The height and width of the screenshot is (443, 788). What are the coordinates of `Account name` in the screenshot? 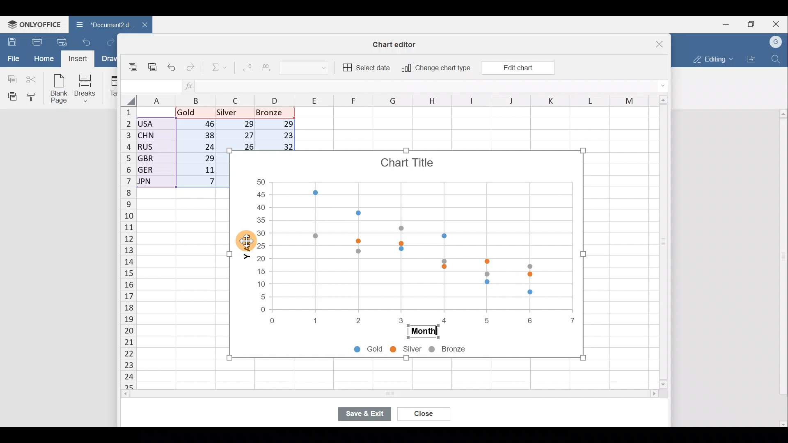 It's located at (777, 41).